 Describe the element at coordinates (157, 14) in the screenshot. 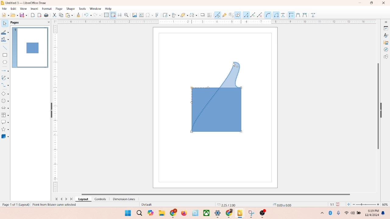

I see `fontwork text` at that location.